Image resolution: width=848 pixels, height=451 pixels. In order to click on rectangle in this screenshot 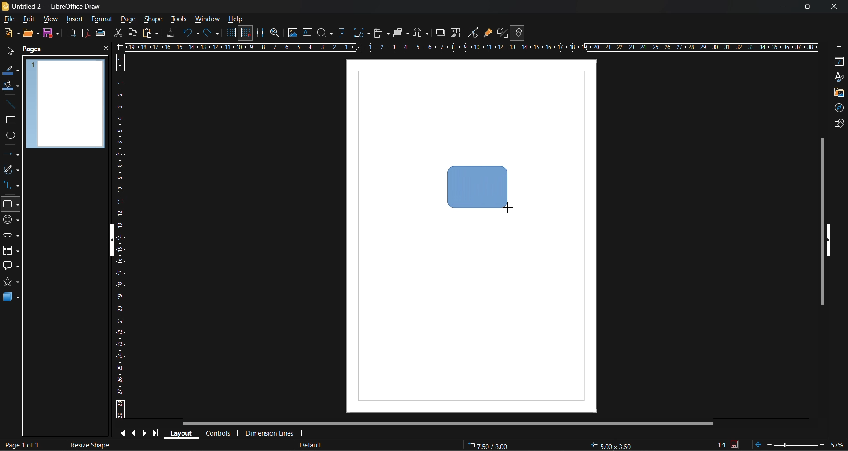, I will do `click(9, 120)`.